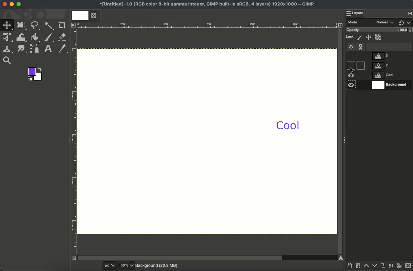 The image size is (413, 271). Describe the element at coordinates (349, 267) in the screenshot. I see `Create a new layer` at that location.